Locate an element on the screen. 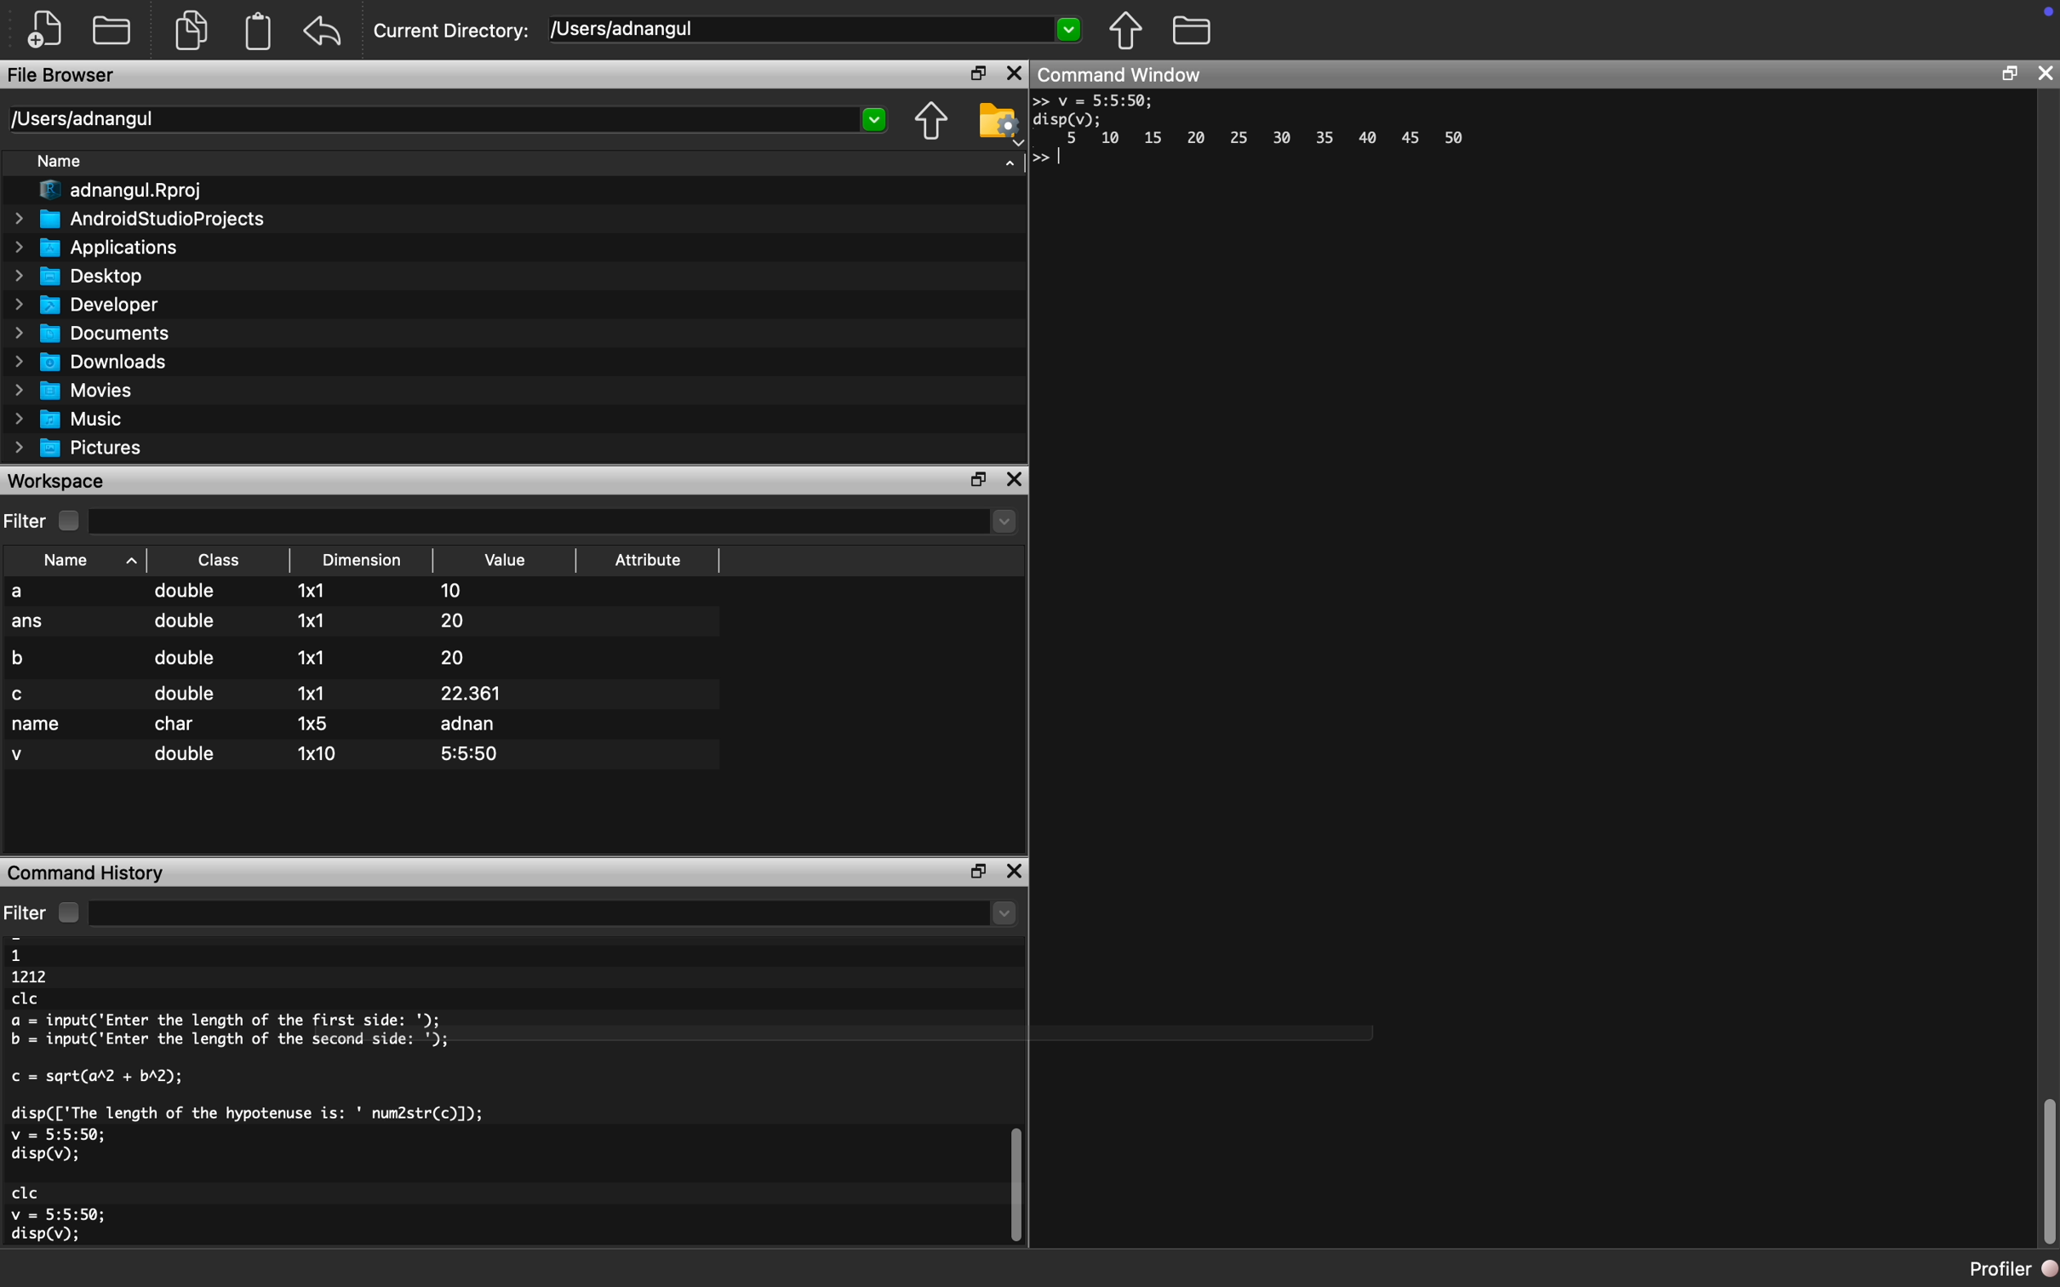  1x1 is located at coordinates (317, 658).